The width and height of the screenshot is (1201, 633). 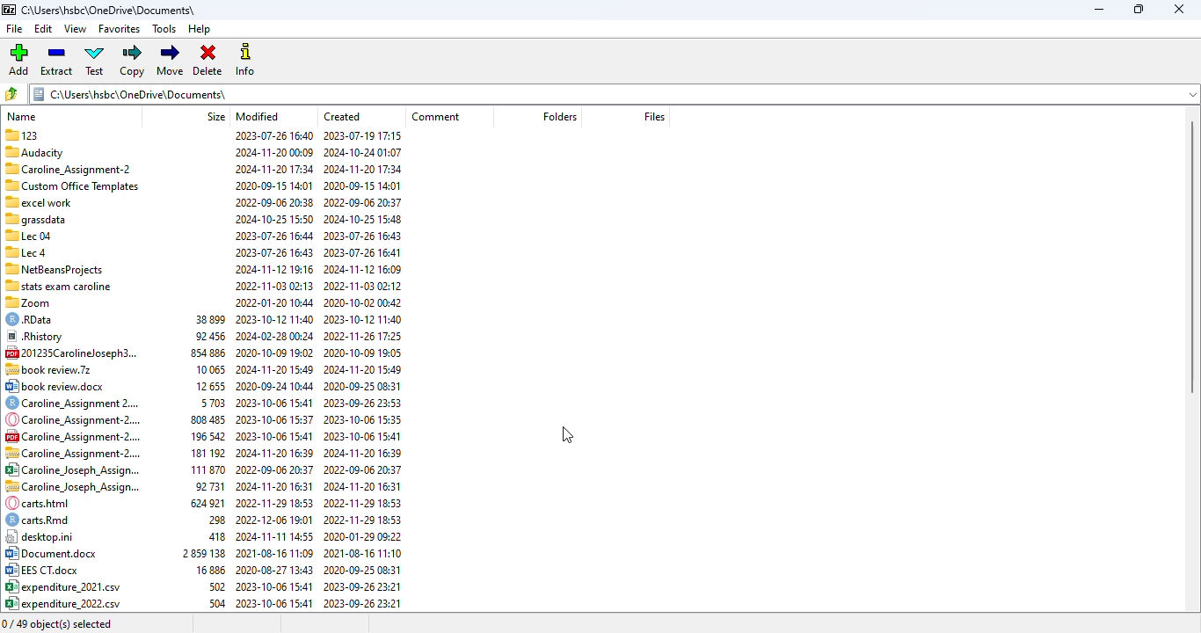 I want to click on modified date & time, so click(x=274, y=370).